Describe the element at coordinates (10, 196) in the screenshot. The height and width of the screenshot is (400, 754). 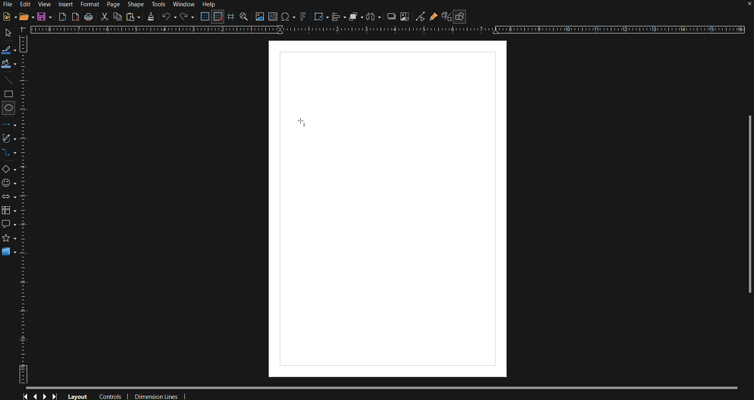
I see `Block Arrows` at that location.